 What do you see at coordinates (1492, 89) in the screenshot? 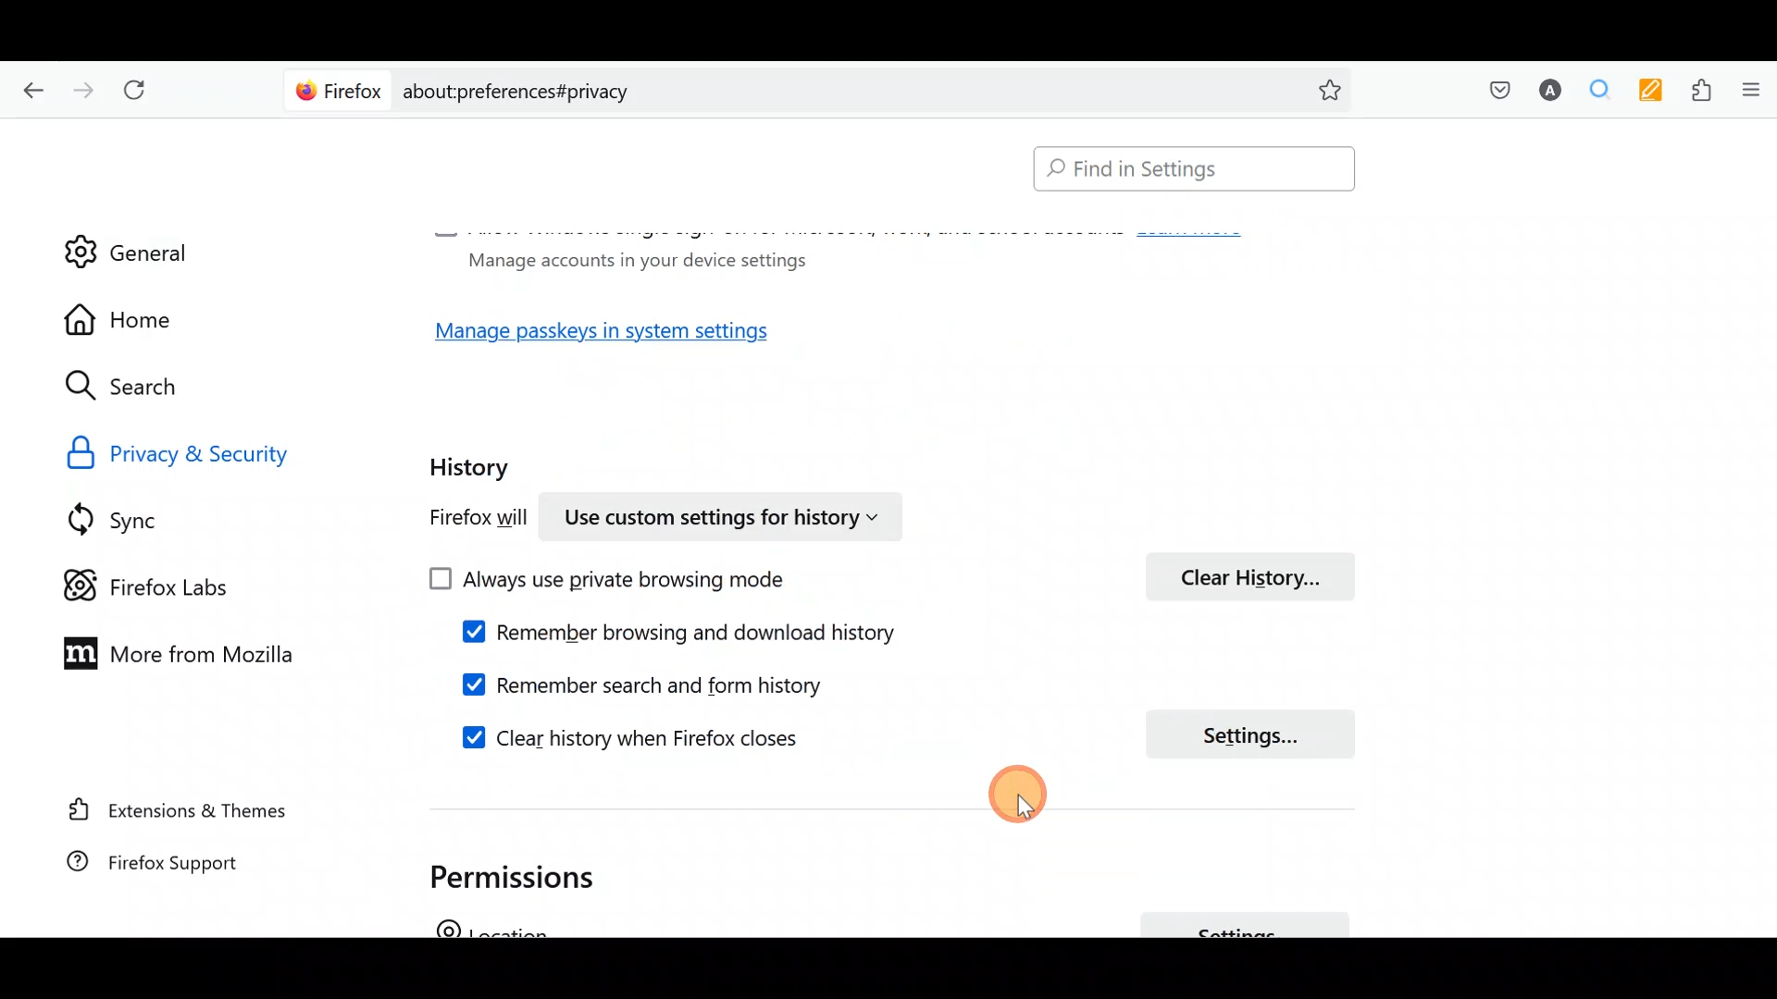
I see `Save to pocket` at bounding box center [1492, 89].